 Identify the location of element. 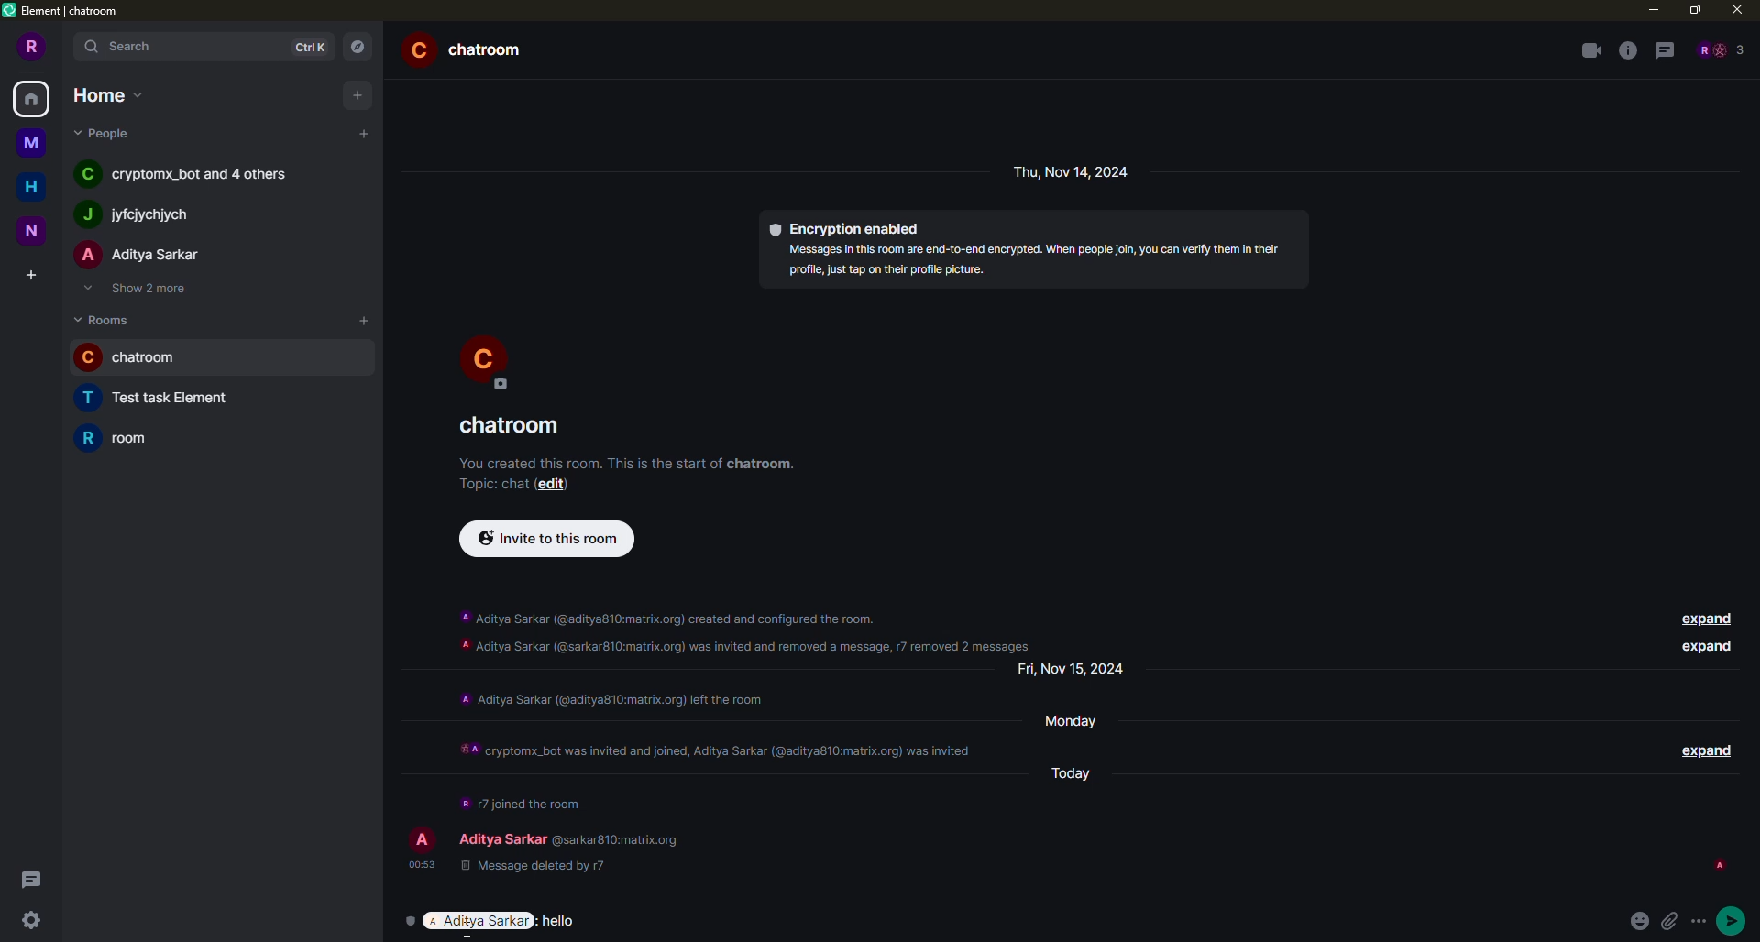
(67, 13).